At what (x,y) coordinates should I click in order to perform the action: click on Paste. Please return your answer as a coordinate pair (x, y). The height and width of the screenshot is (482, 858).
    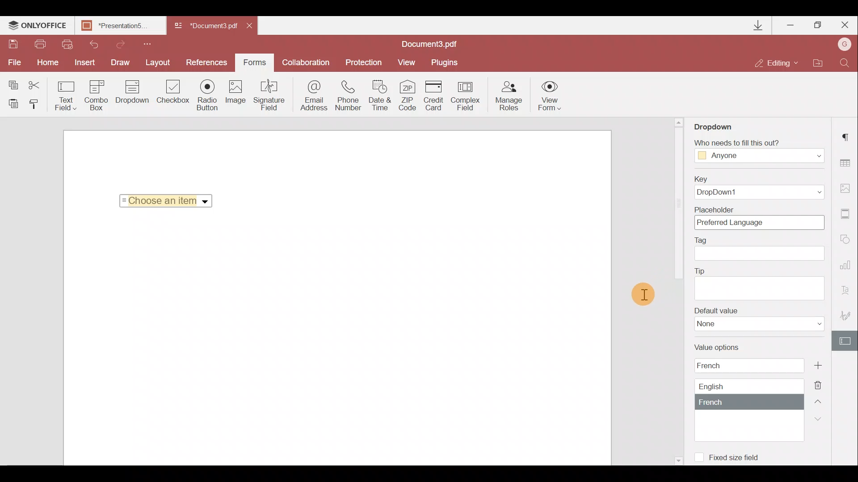
    Looking at the image, I should click on (13, 103).